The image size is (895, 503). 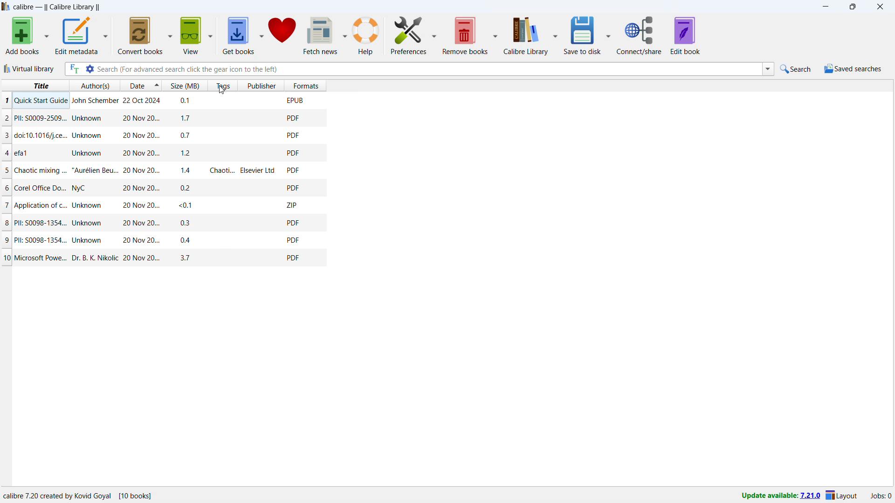 I want to click on quick search, so click(x=796, y=68).